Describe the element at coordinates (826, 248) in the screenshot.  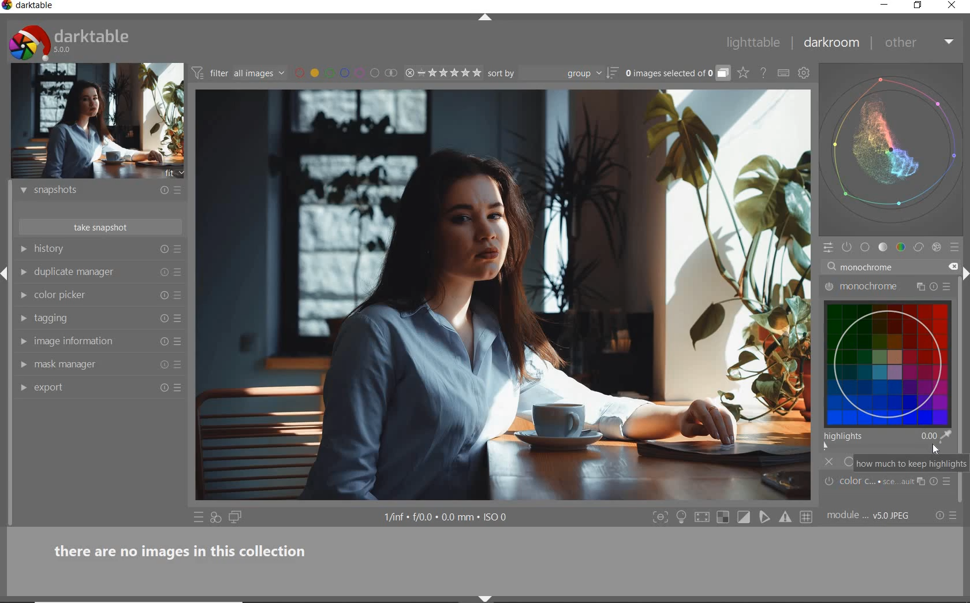
I see `quick access panel` at that location.